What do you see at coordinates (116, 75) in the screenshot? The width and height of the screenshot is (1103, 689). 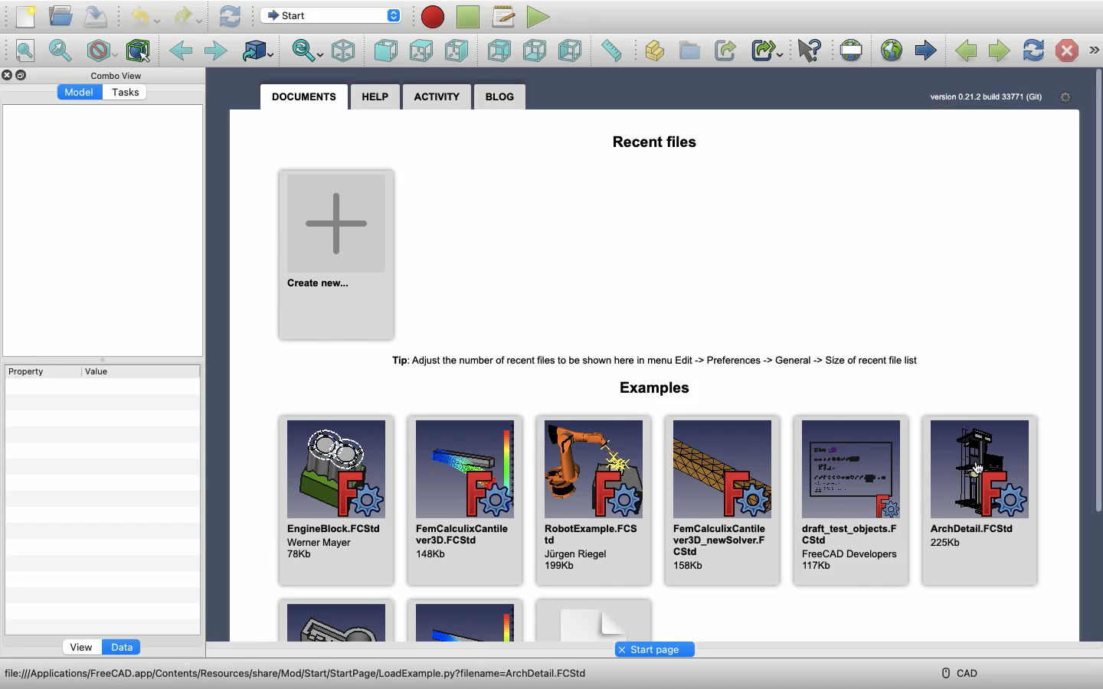 I see `Combo view` at bounding box center [116, 75].